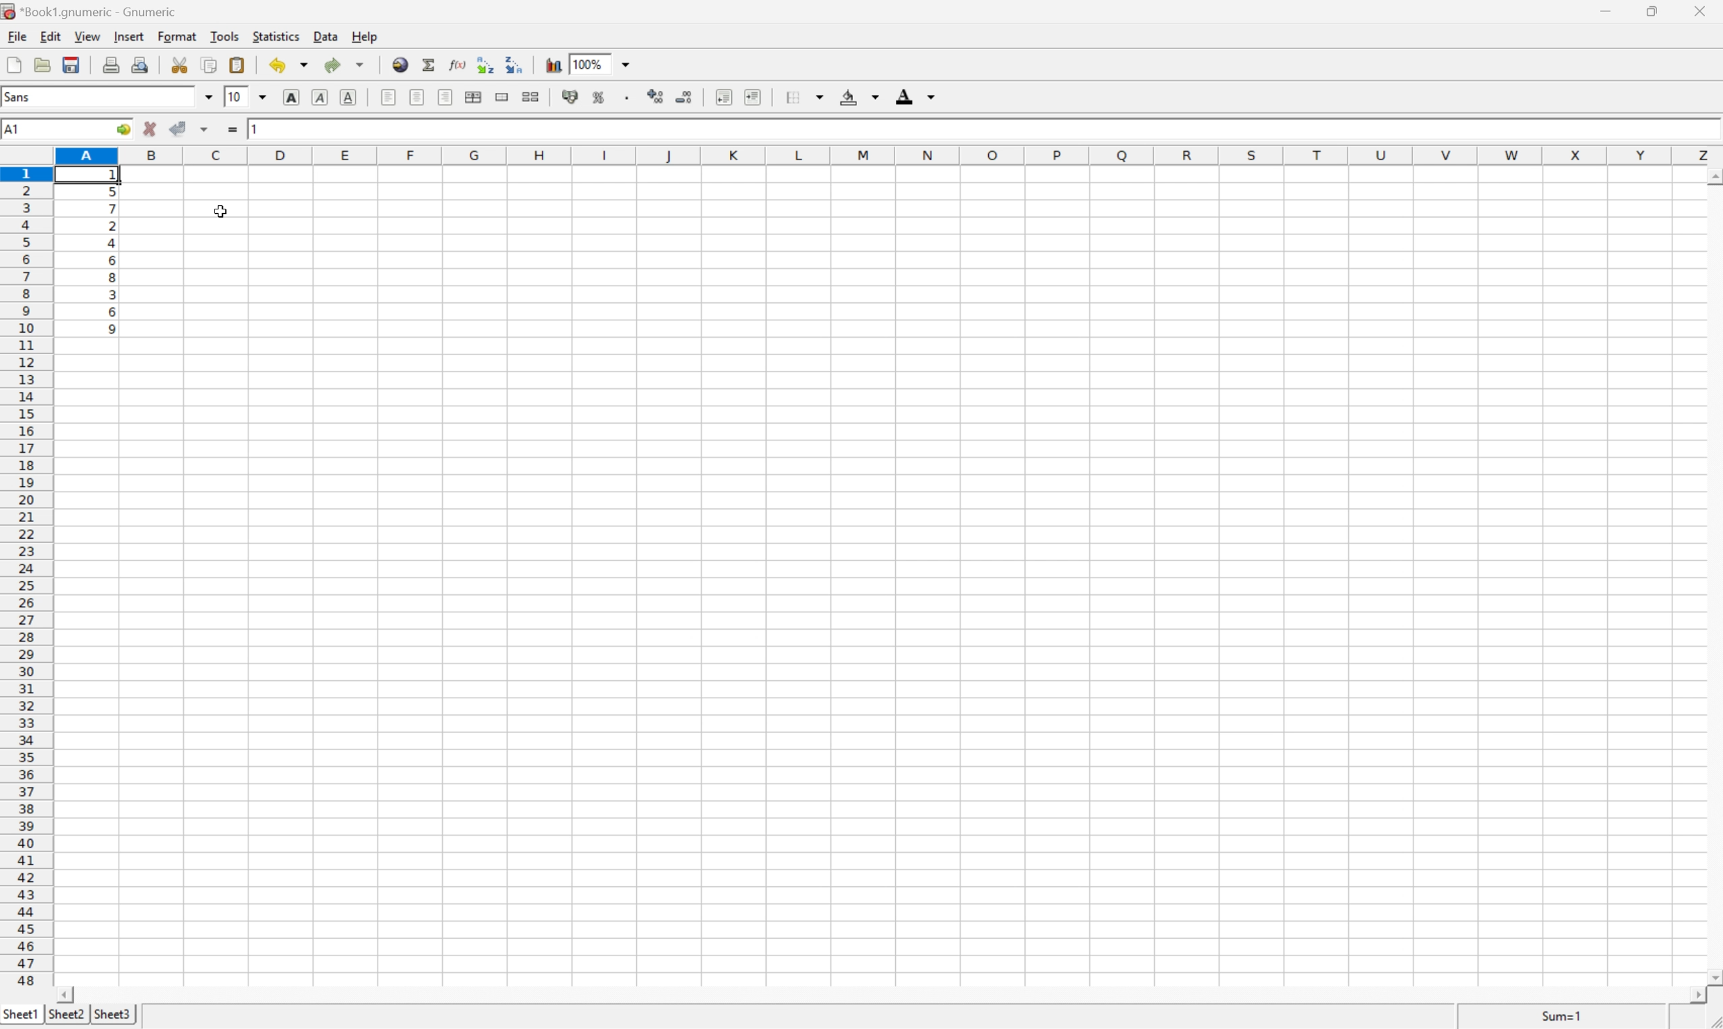 The width and height of the screenshot is (1723, 1029). What do you see at coordinates (447, 98) in the screenshot?
I see `align left` at bounding box center [447, 98].